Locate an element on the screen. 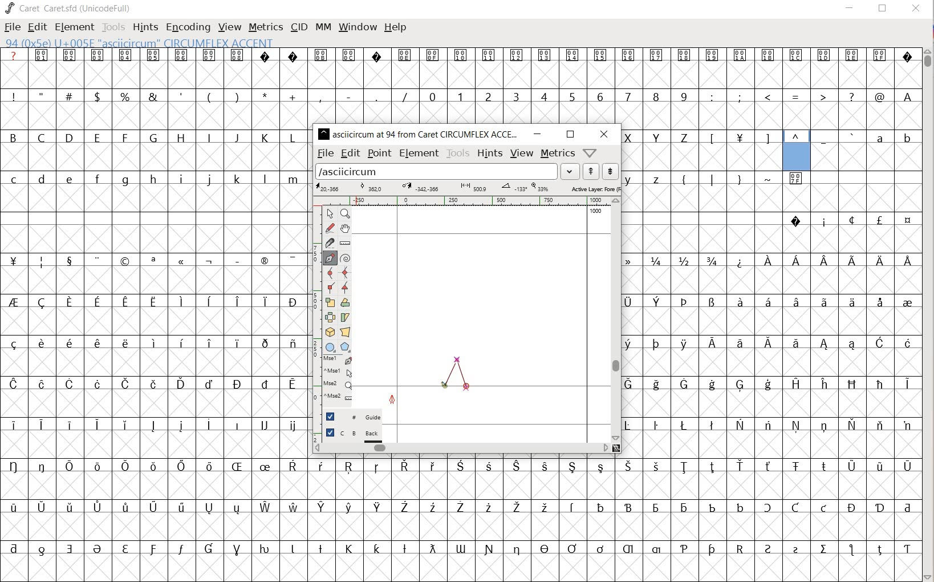 The width and height of the screenshot is (934, 582). tools is located at coordinates (458, 153).